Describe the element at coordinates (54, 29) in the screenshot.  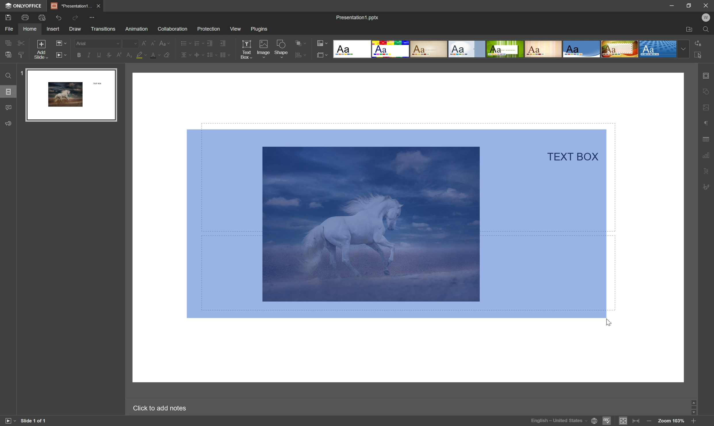
I see `insert` at that location.